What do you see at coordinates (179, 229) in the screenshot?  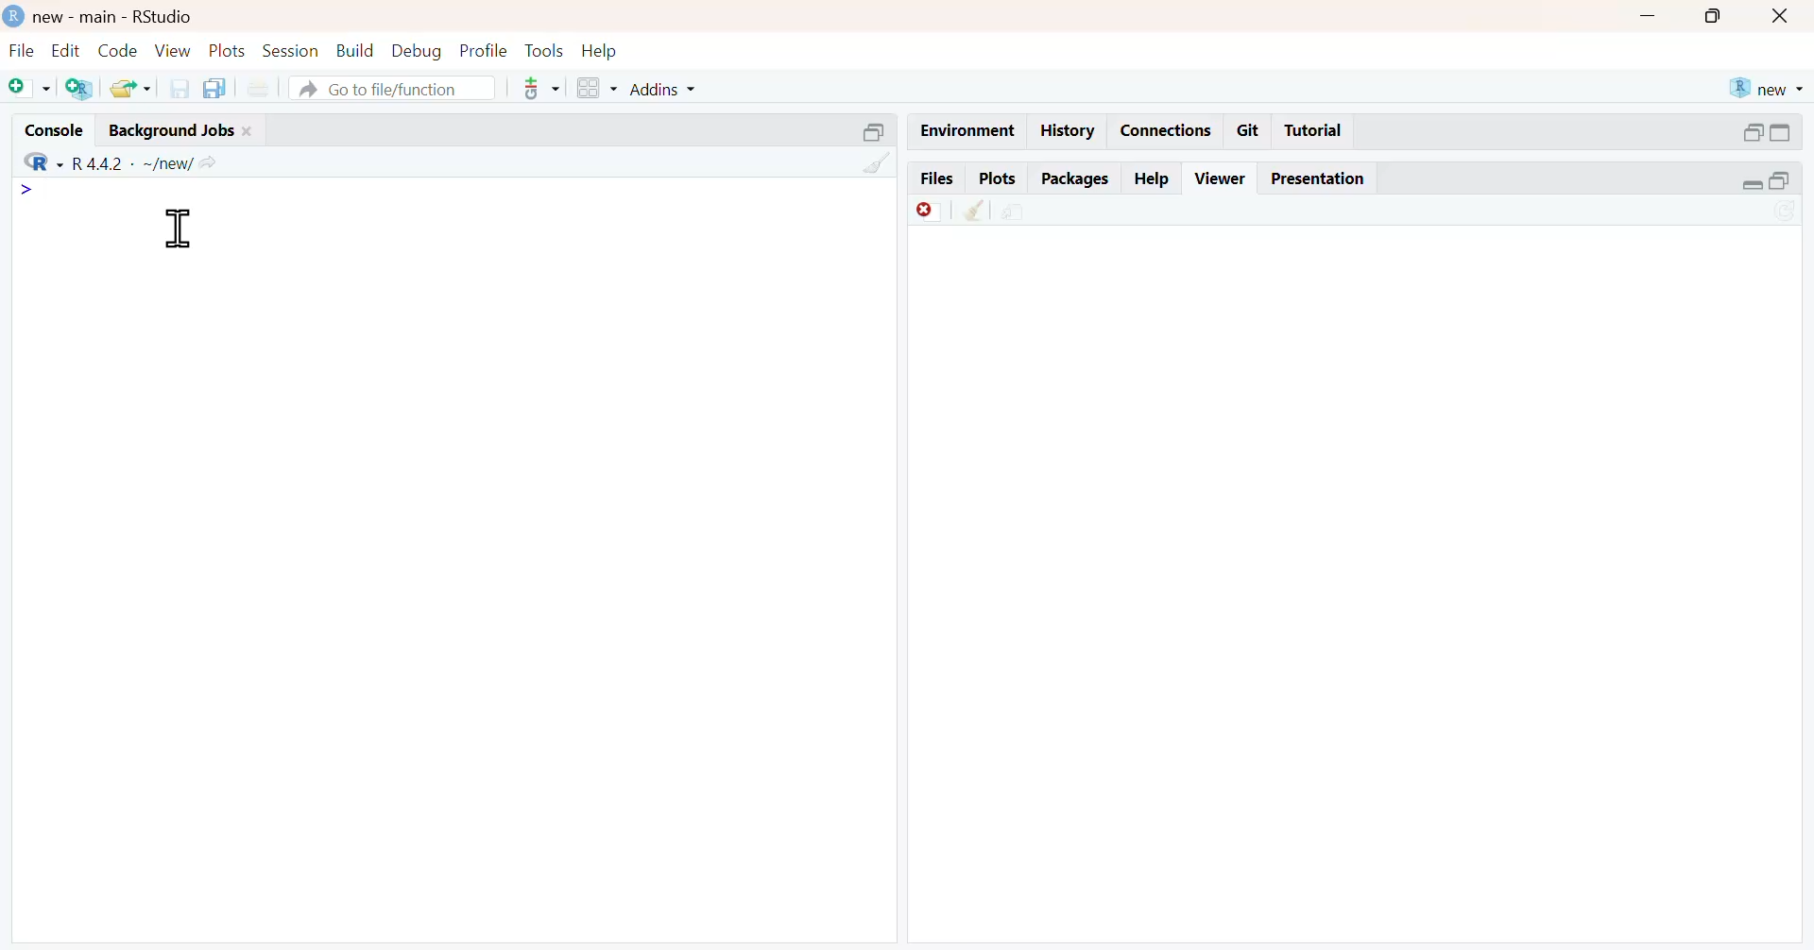 I see `cursor` at bounding box center [179, 229].